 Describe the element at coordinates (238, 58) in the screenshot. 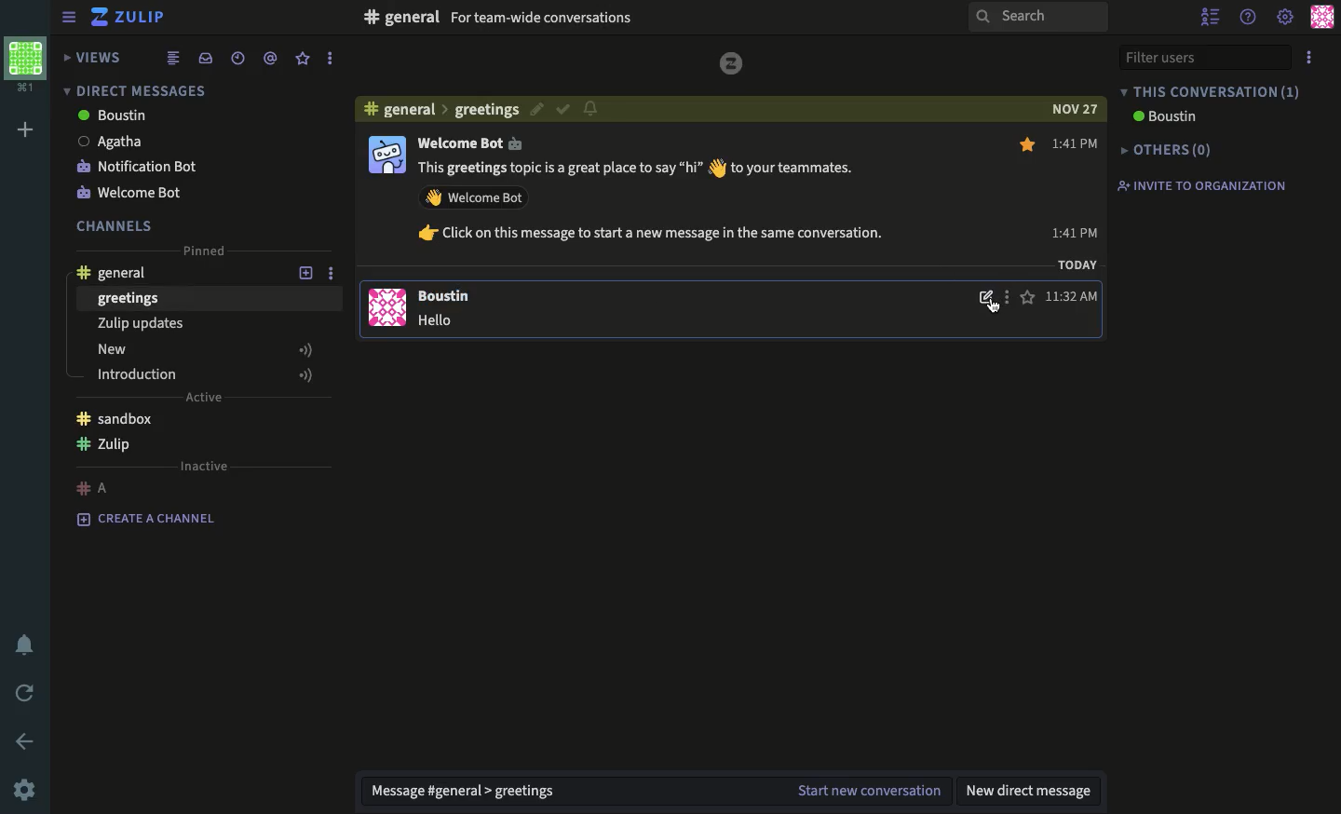

I see `time` at that location.